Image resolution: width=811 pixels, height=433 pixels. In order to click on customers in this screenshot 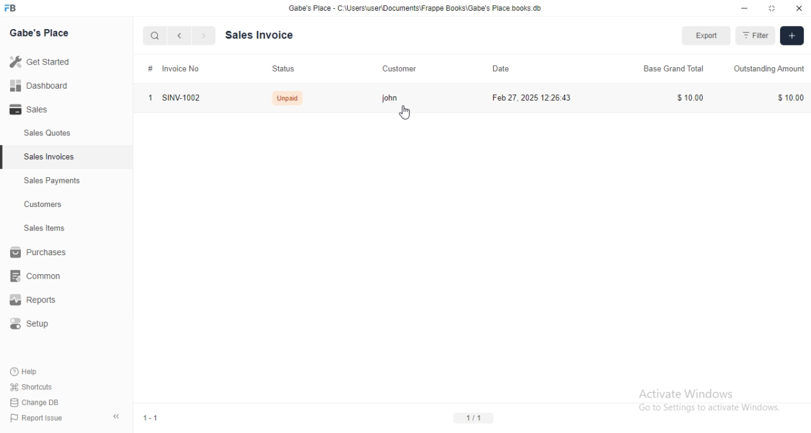, I will do `click(44, 204)`.